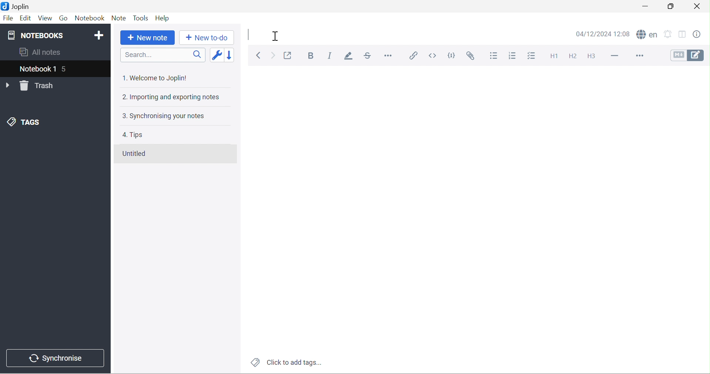  I want to click on Heading 1, so click(553, 57).